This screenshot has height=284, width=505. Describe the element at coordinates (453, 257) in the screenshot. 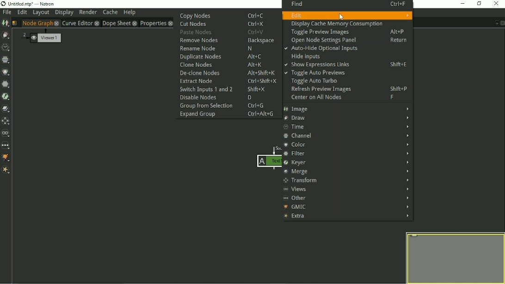

I see `Preview` at that location.